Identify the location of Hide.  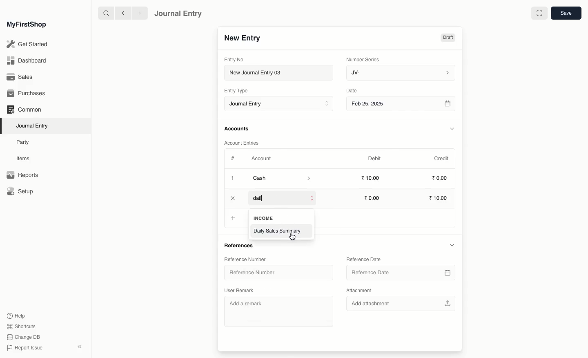
(452, 245).